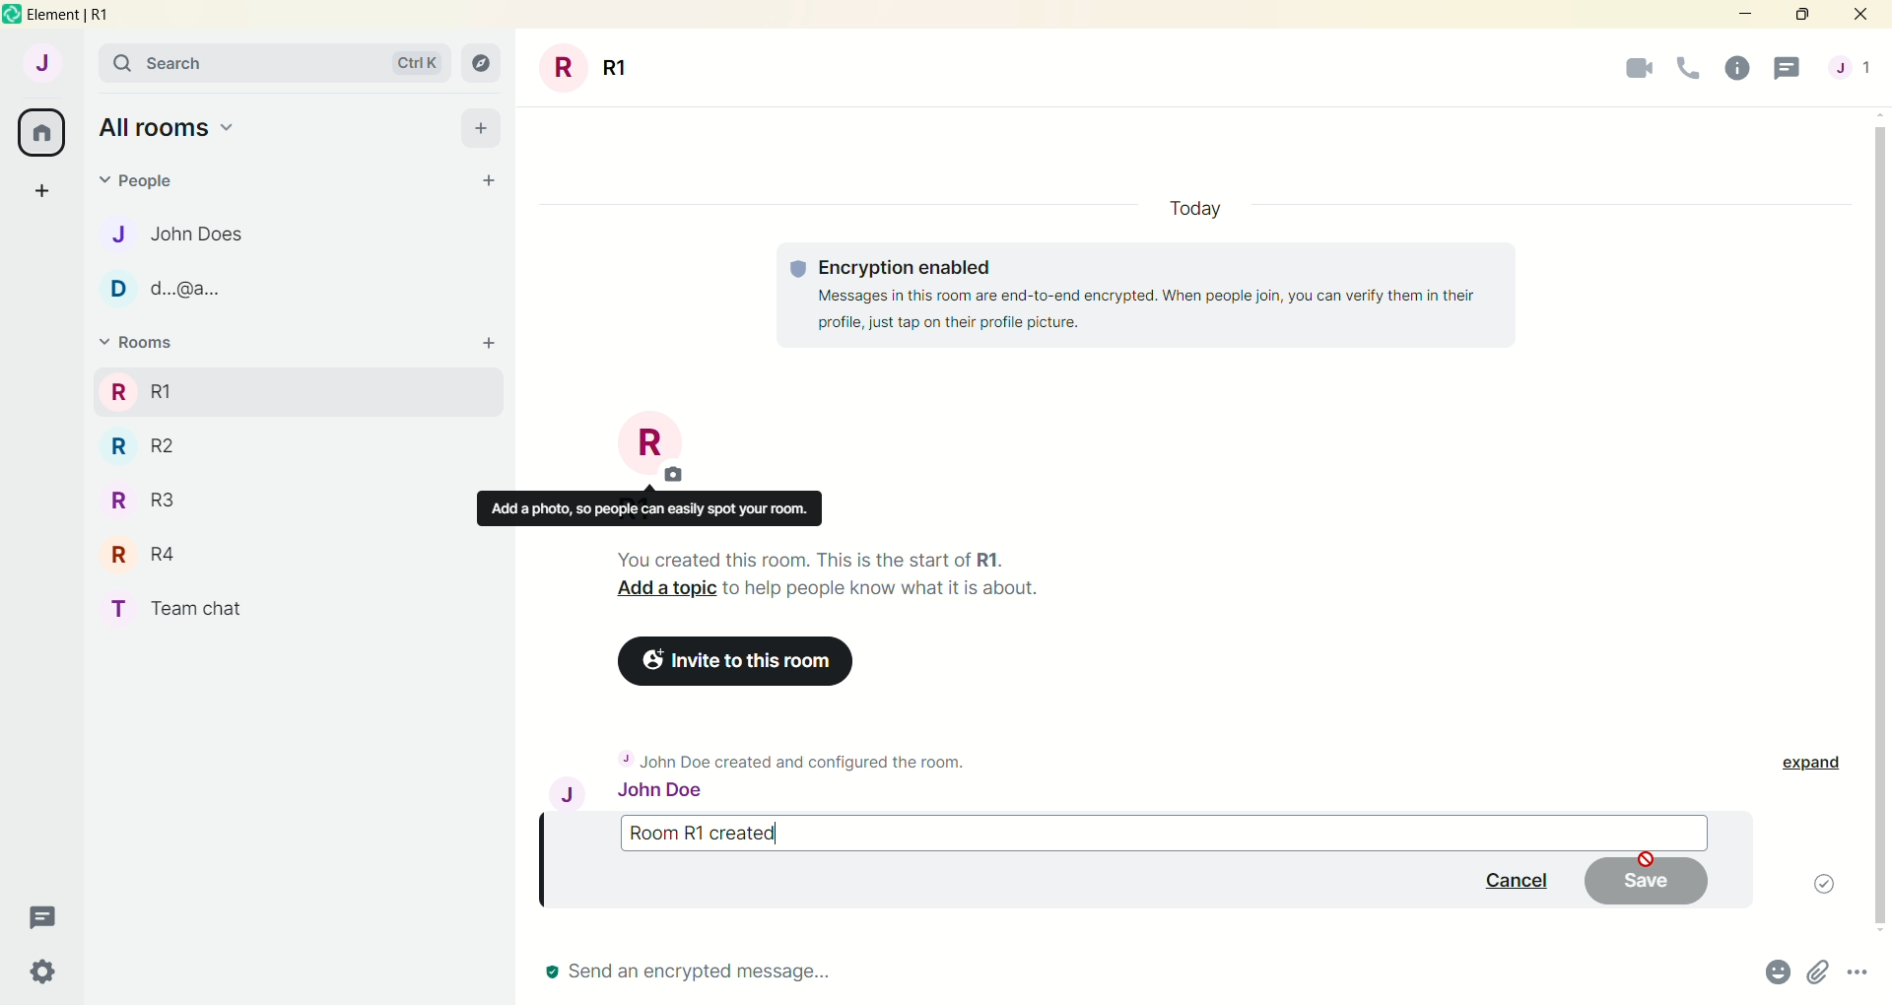 The image size is (1892, 1005). I want to click on © Encryption enabled
Messages in this room are end-to-end encrypted. When people join, you can verify them in their
profile, just tap on their profile picture., so click(1146, 295).